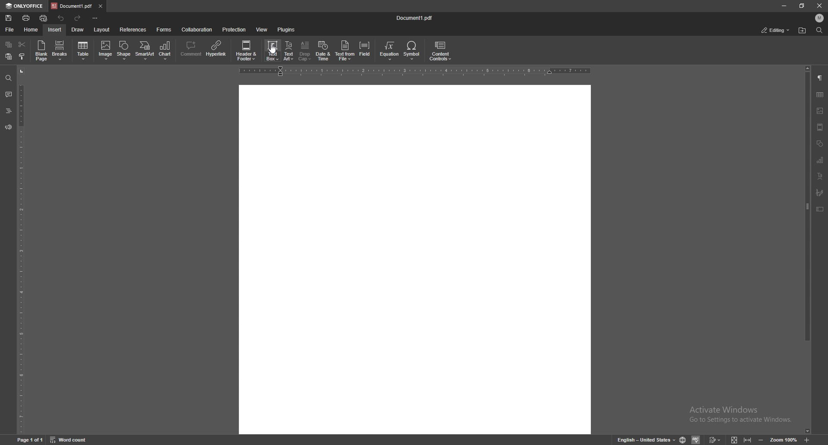 The width and height of the screenshot is (828, 445). What do you see at coordinates (740, 440) in the screenshot?
I see `expand` at bounding box center [740, 440].